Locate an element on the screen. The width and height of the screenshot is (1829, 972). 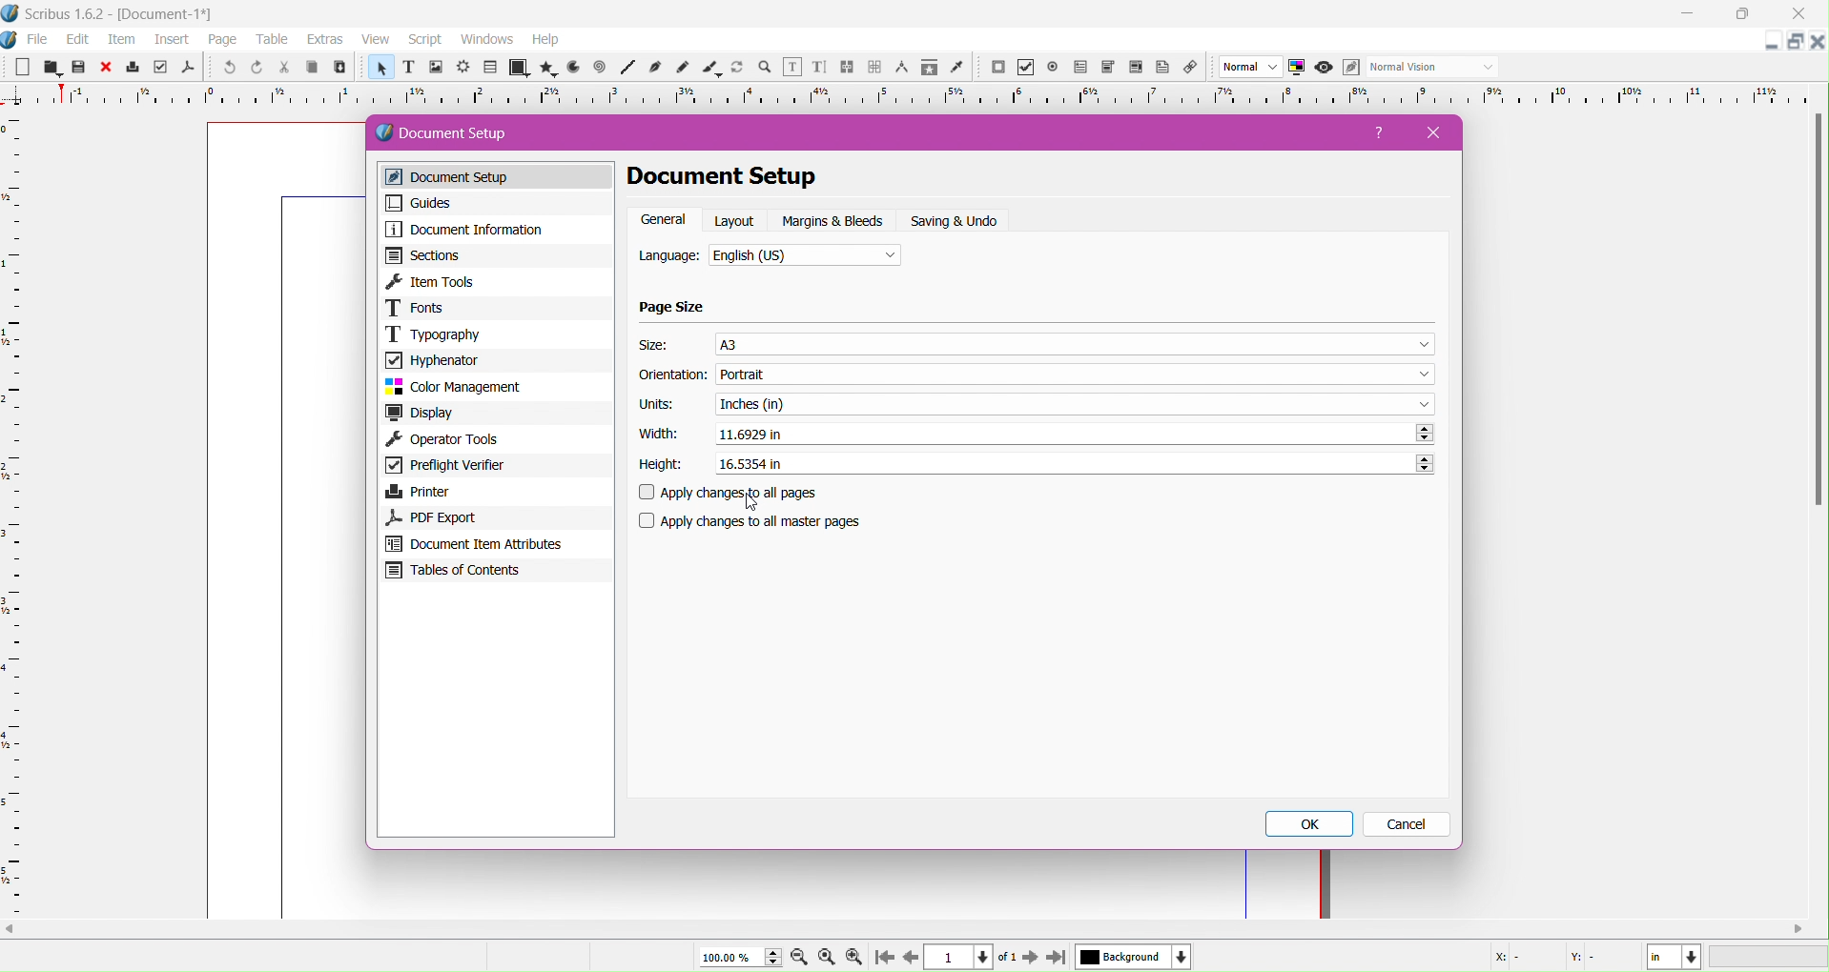
Item Tools is located at coordinates (498, 281).